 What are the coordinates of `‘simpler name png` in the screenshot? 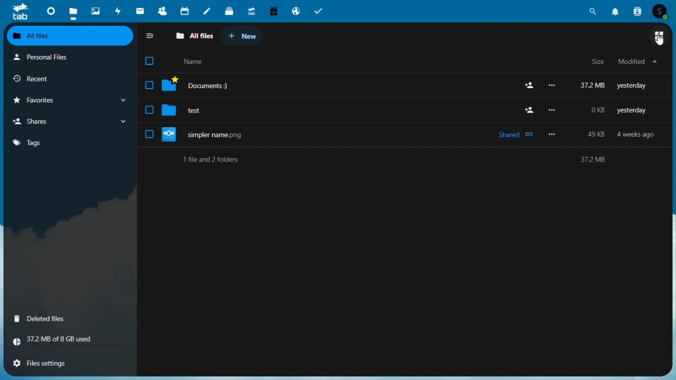 It's located at (400, 134).